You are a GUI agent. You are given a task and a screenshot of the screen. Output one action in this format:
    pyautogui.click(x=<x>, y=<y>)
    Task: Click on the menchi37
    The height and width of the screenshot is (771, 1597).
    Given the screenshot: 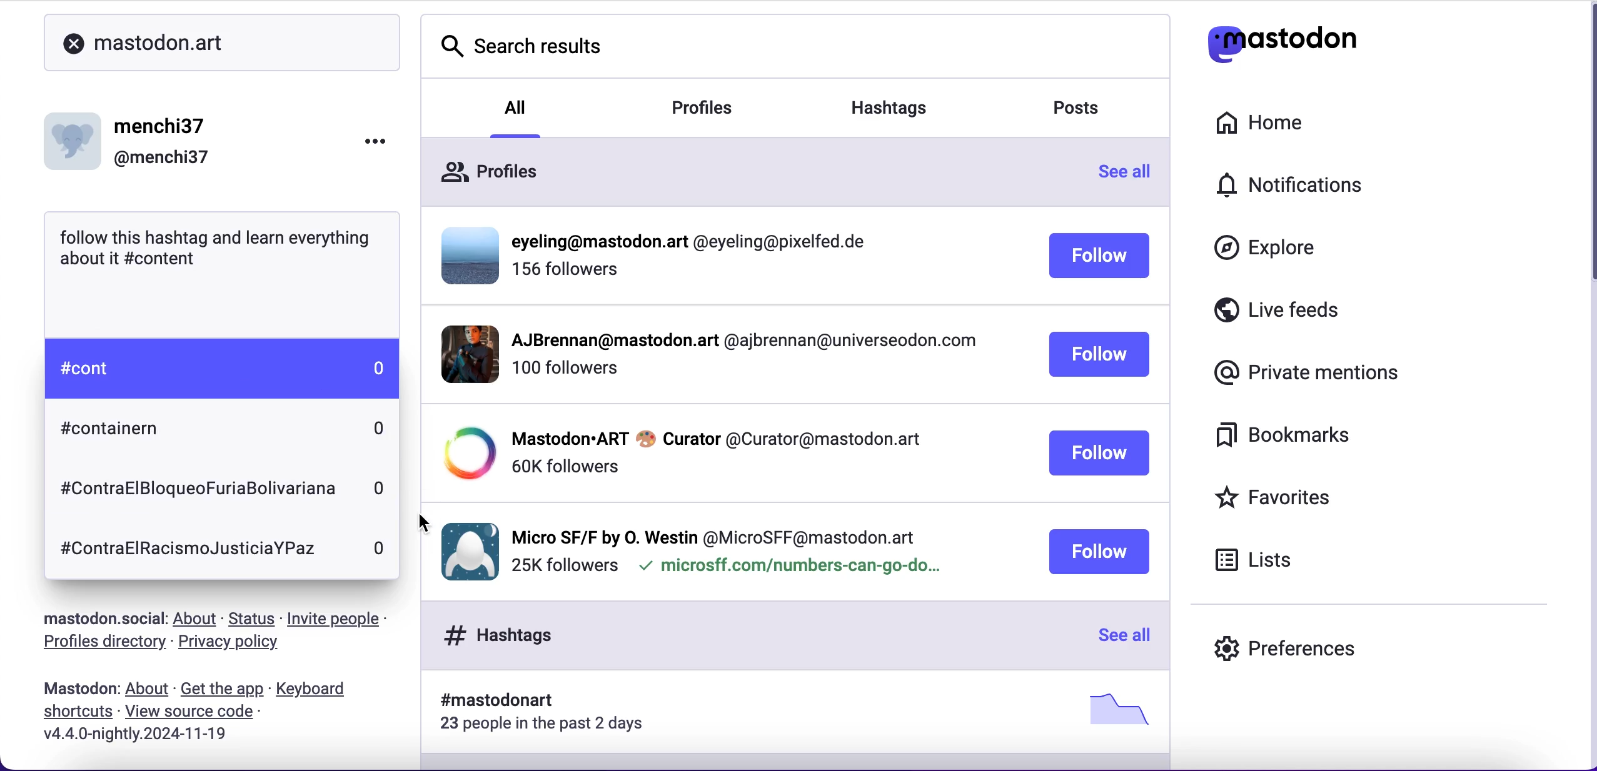 What is the action you would take?
    pyautogui.click(x=162, y=127)
    